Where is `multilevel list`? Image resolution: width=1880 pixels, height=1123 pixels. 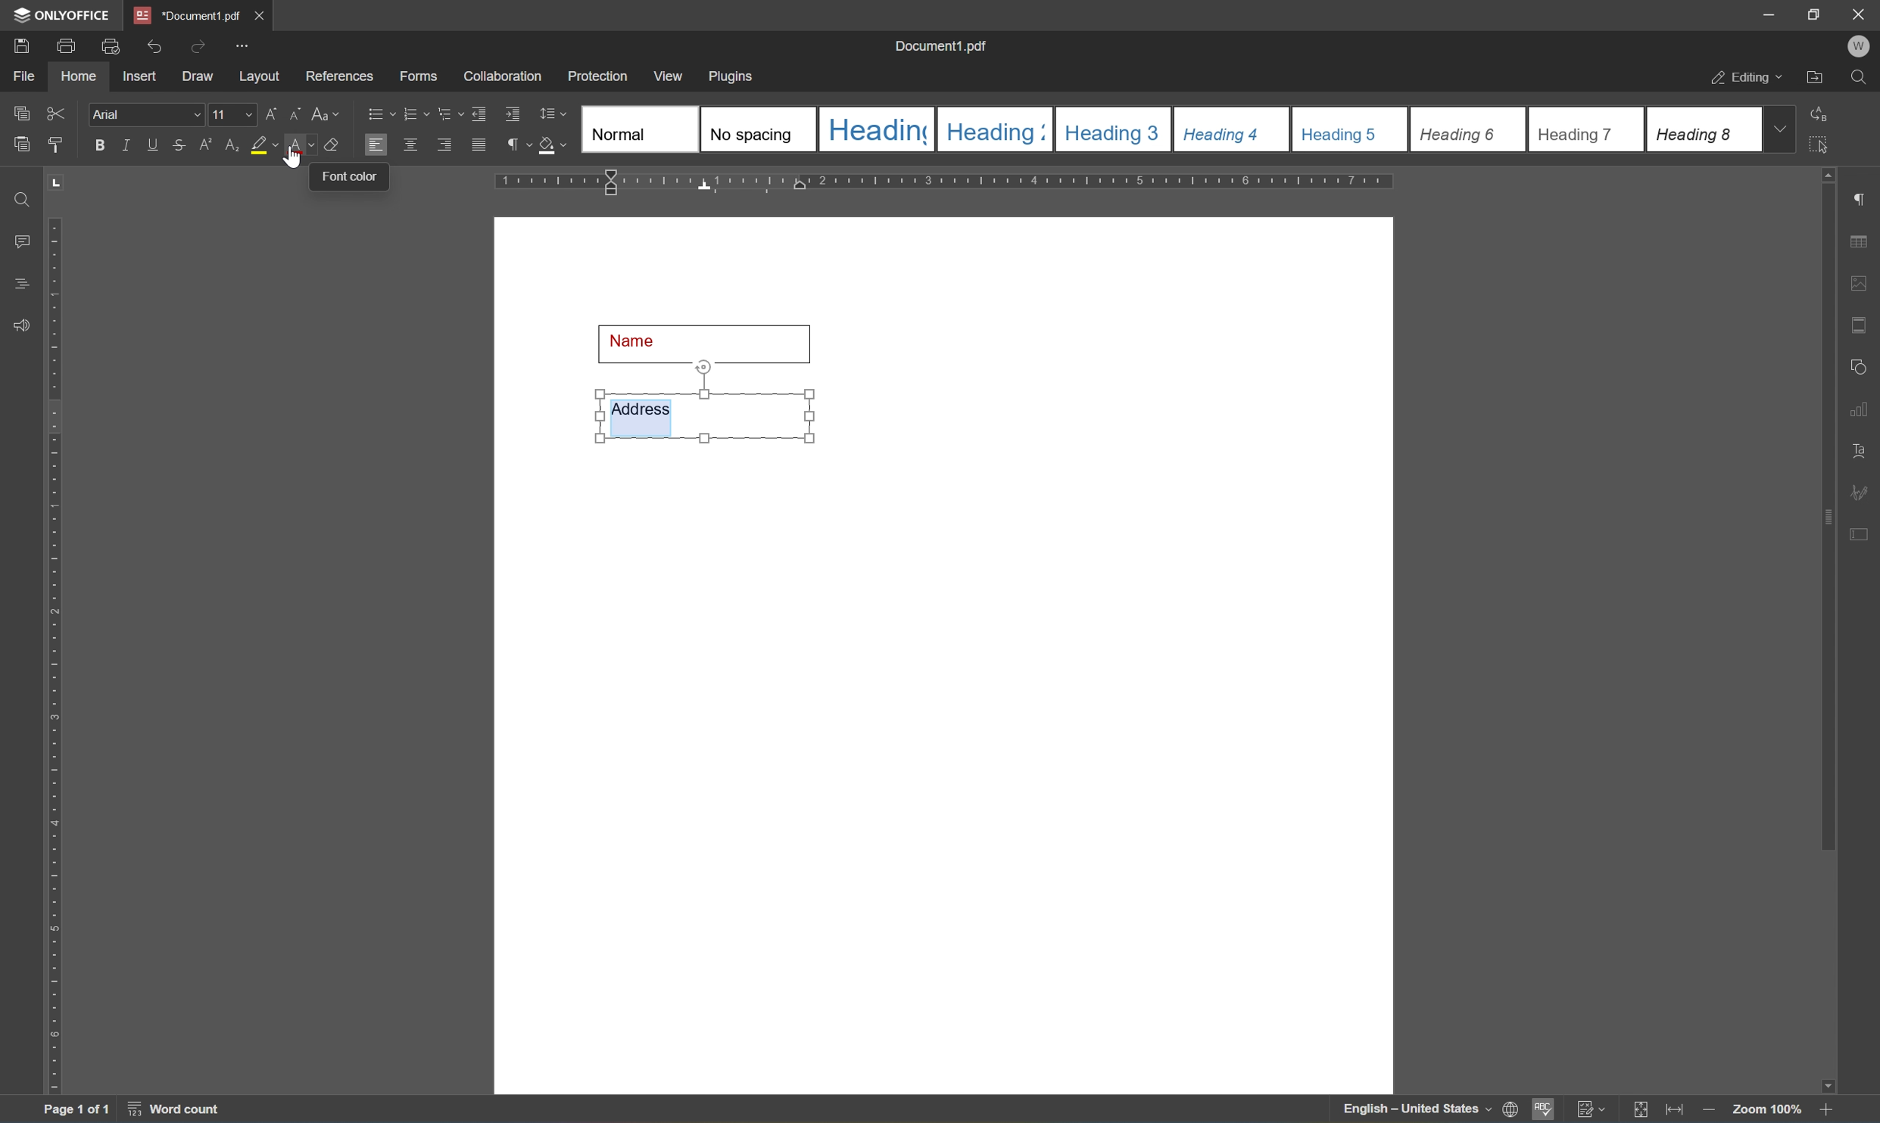
multilevel list is located at coordinates (447, 114).